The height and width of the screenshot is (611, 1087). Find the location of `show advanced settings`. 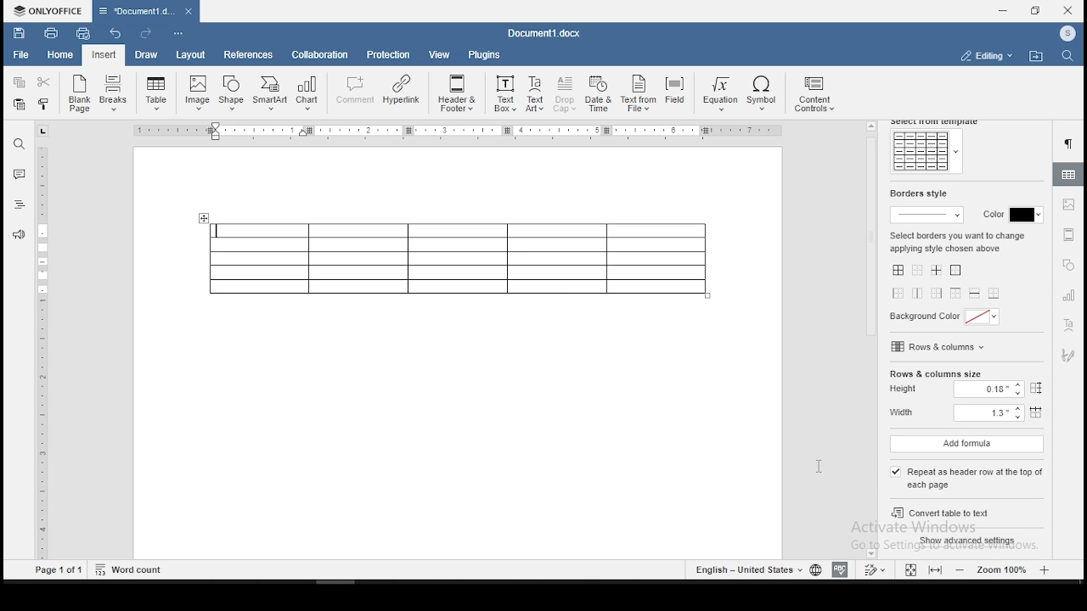

show advanced settings is located at coordinates (970, 541).